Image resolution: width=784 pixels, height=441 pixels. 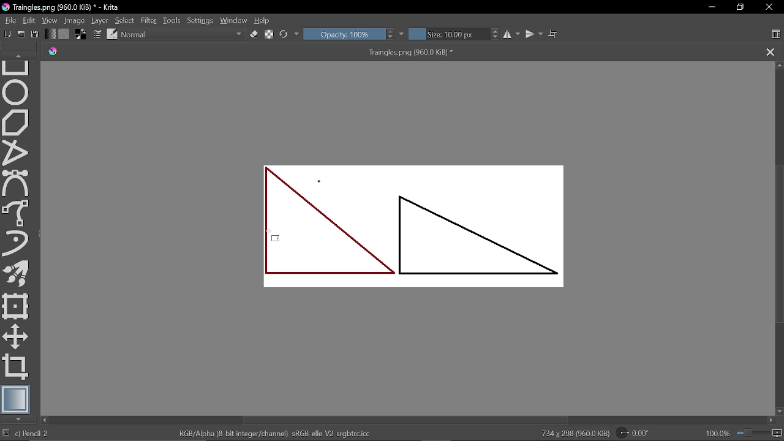 What do you see at coordinates (23, 34) in the screenshot?
I see `Open document` at bounding box center [23, 34].